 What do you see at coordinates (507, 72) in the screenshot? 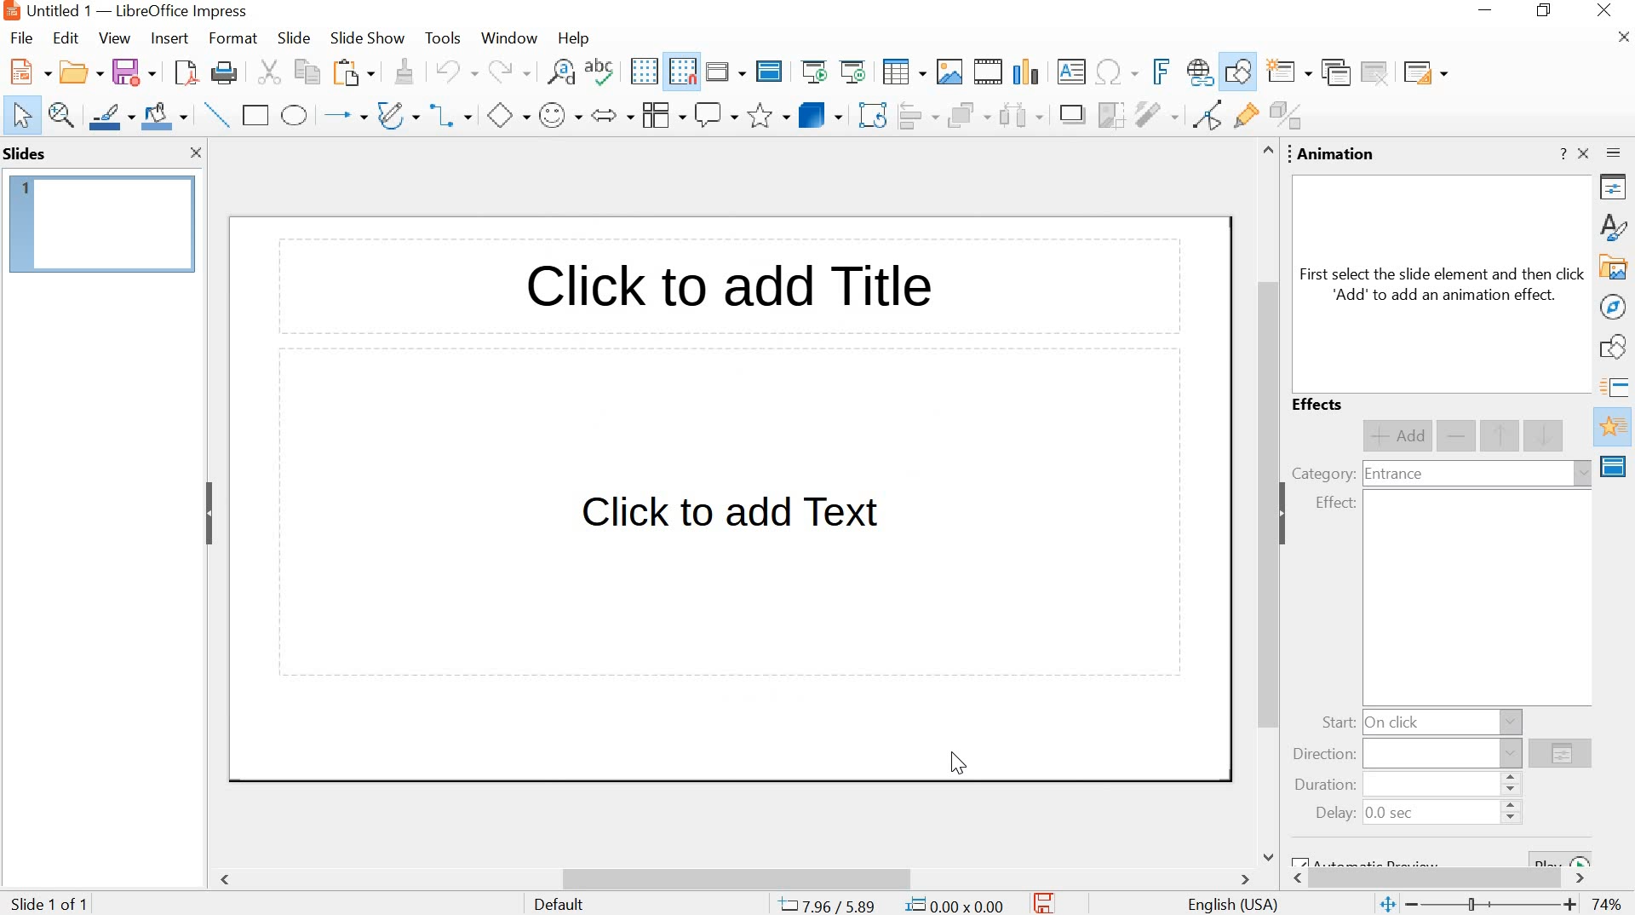
I see `redo` at bounding box center [507, 72].